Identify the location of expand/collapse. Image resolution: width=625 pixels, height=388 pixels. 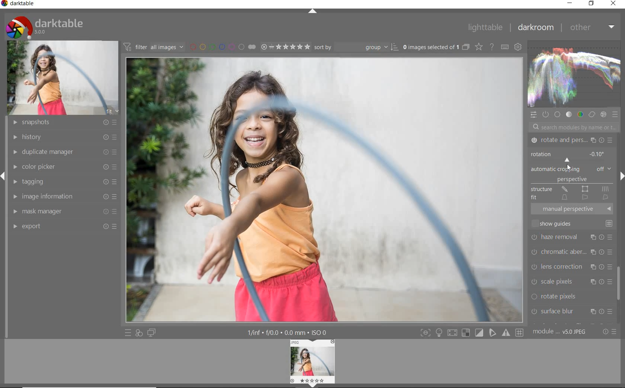
(312, 12).